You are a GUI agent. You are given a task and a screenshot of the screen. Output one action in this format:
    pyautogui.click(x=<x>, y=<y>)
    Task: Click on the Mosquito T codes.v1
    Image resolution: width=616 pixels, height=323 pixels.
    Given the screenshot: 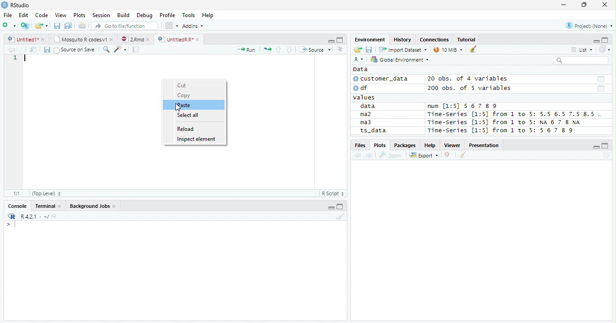 What is the action you would take?
    pyautogui.click(x=83, y=40)
    